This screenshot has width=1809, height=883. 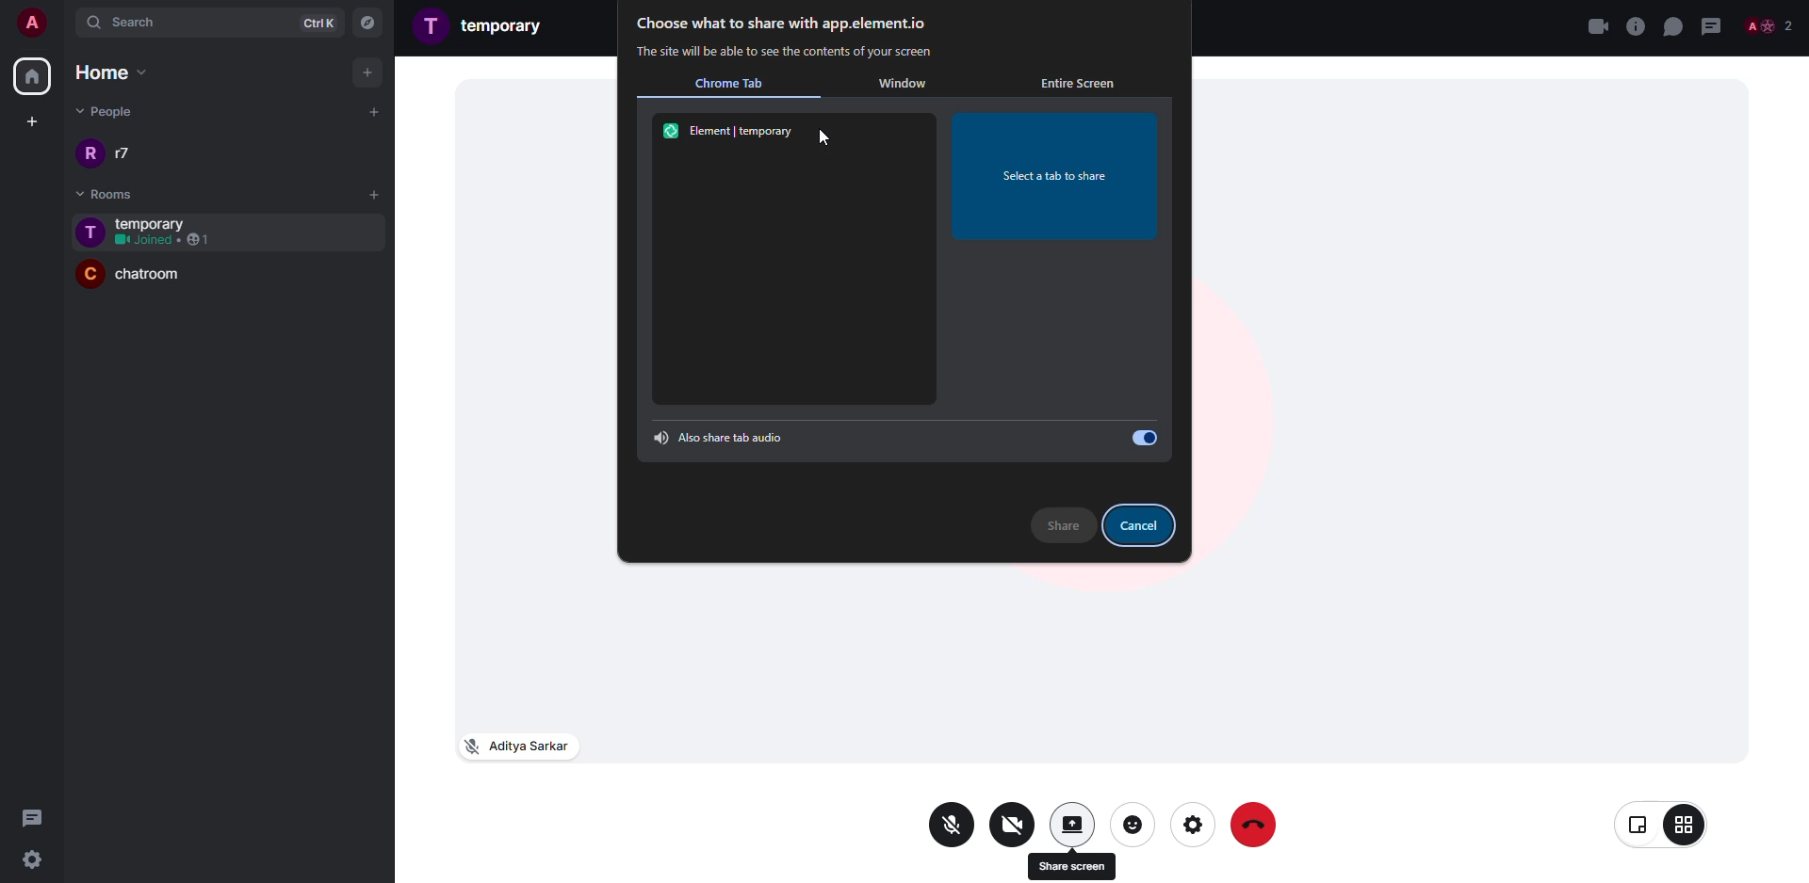 What do you see at coordinates (40, 859) in the screenshot?
I see `settings` at bounding box center [40, 859].